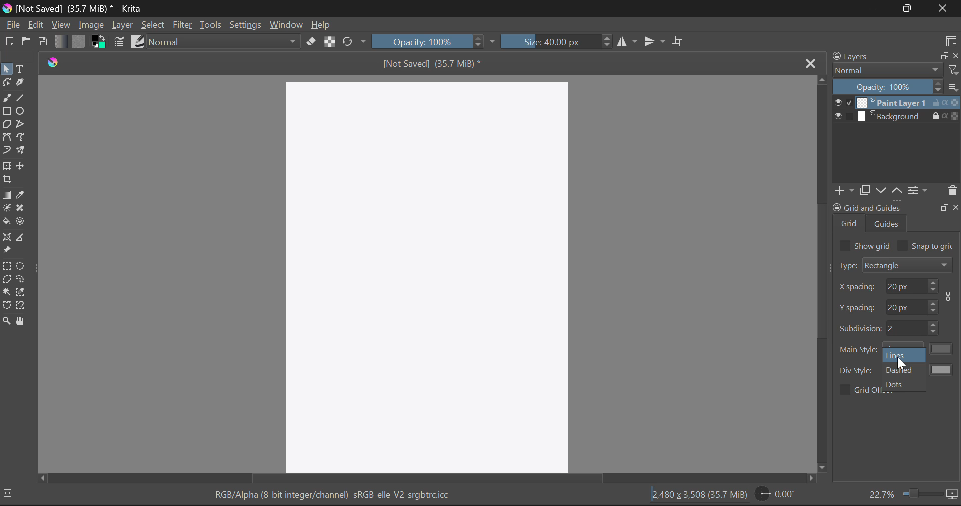  Describe the element at coordinates (897, 385) in the screenshot. I see `Dots` at that location.